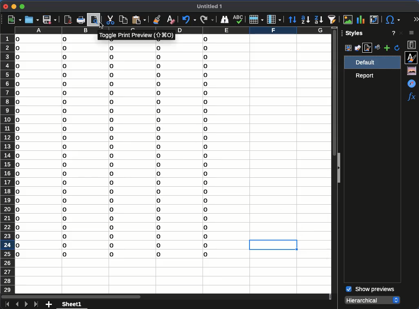  I want to click on open, so click(31, 20).